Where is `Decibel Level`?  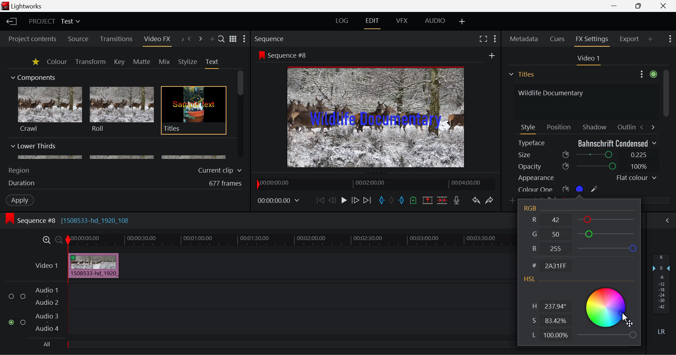
Decibel Level is located at coordinates (662, 296).